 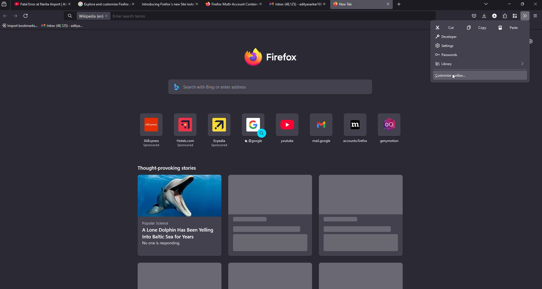 I want to click on expand, so click(x=524, y=63).